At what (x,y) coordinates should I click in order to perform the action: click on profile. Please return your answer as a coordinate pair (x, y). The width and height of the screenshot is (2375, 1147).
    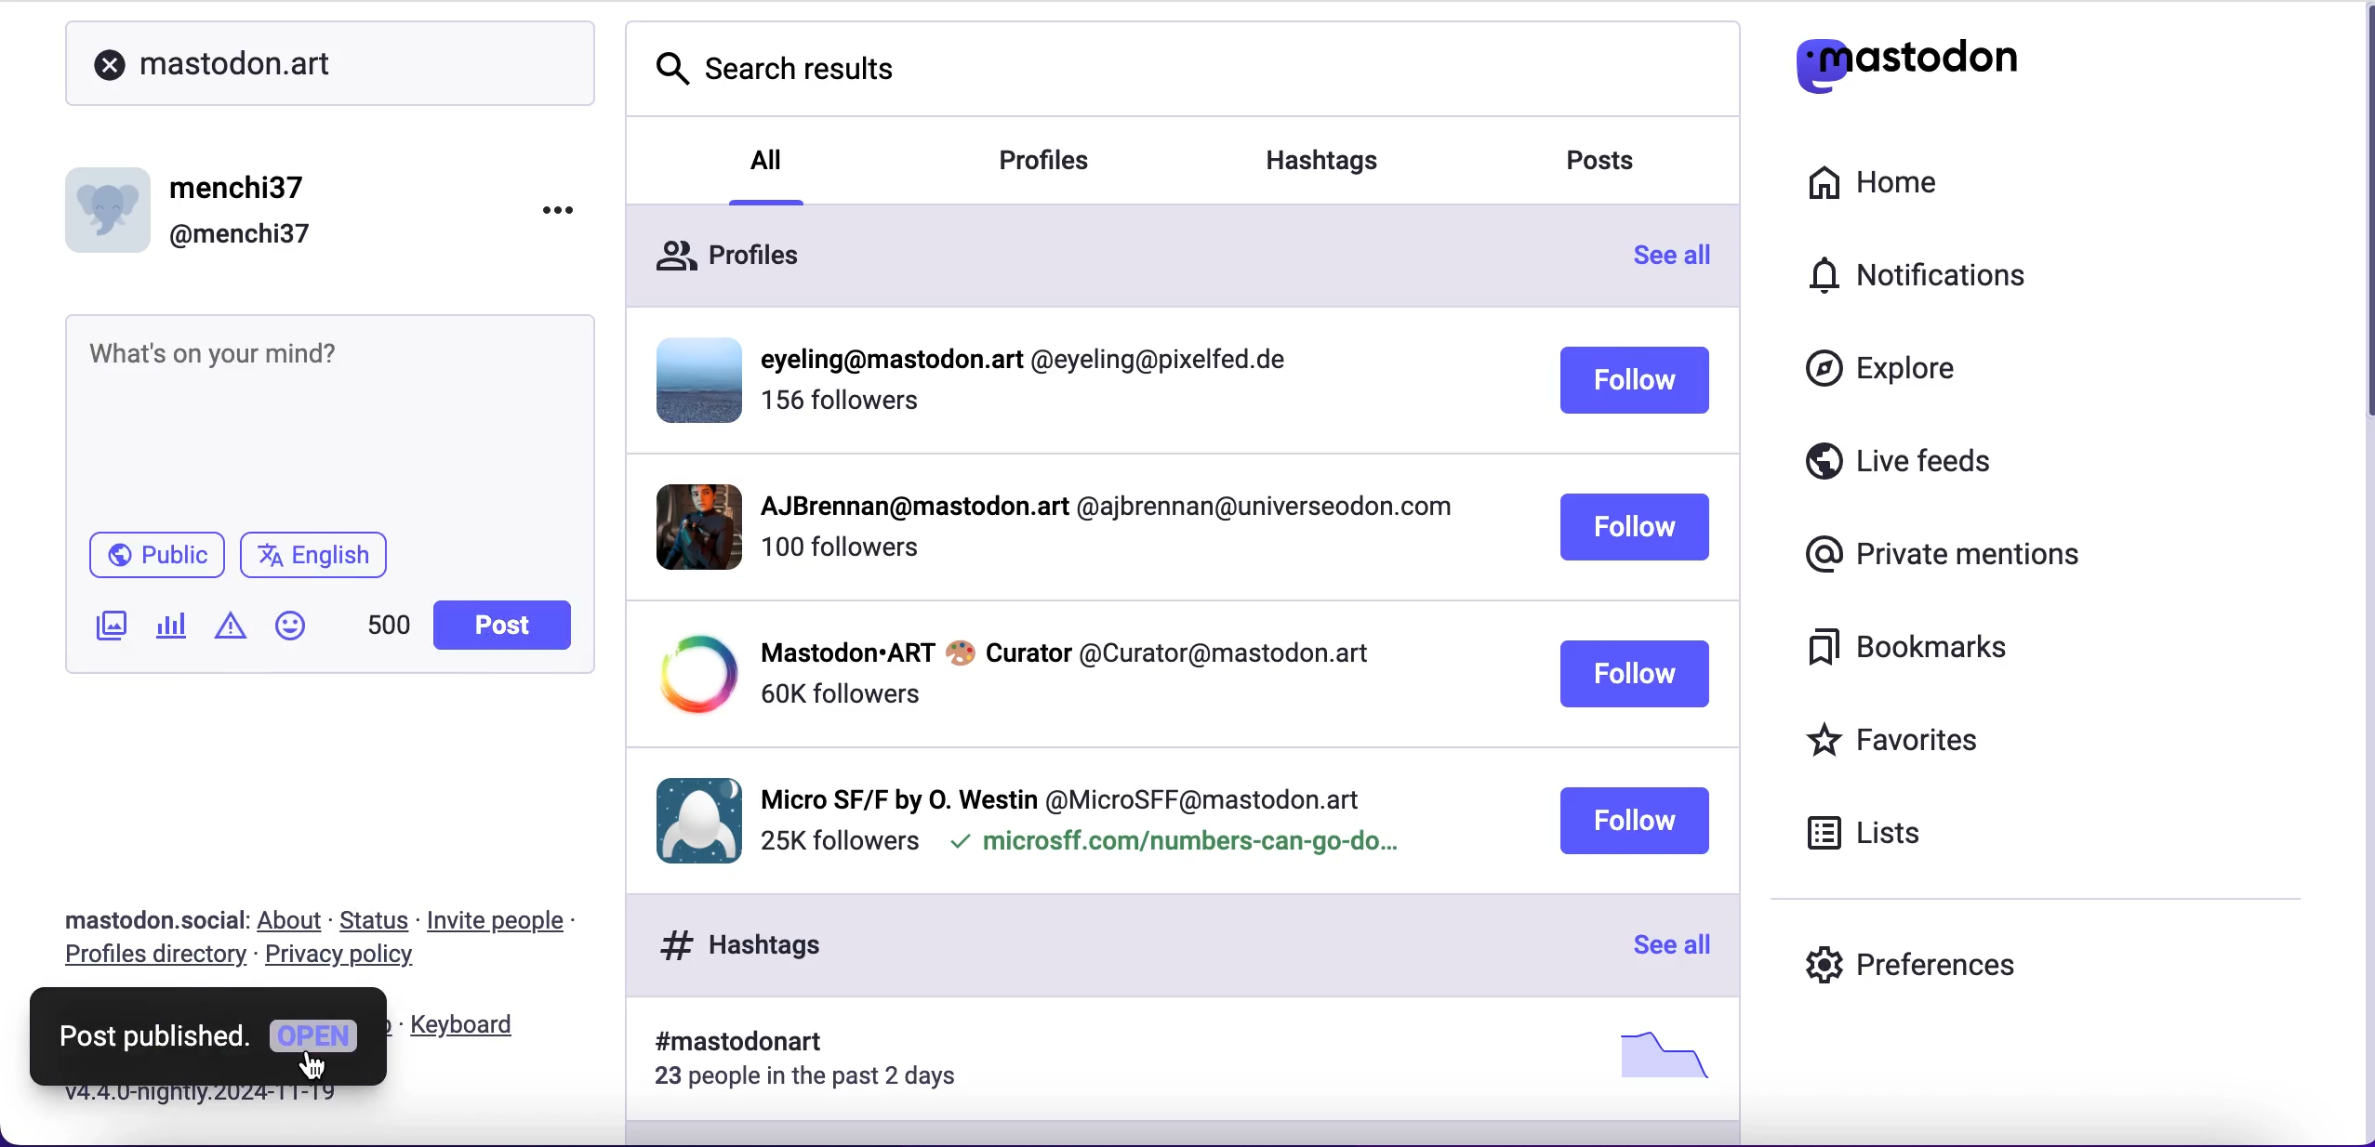
    Looking at the image, I should click on (1103, 511).